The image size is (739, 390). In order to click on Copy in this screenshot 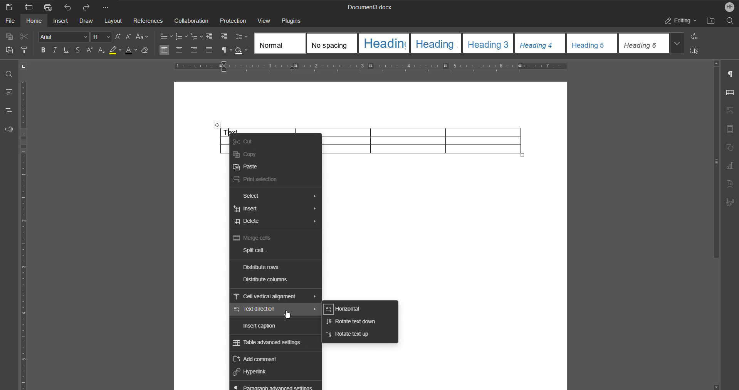, I will do `click(10, 37)`.